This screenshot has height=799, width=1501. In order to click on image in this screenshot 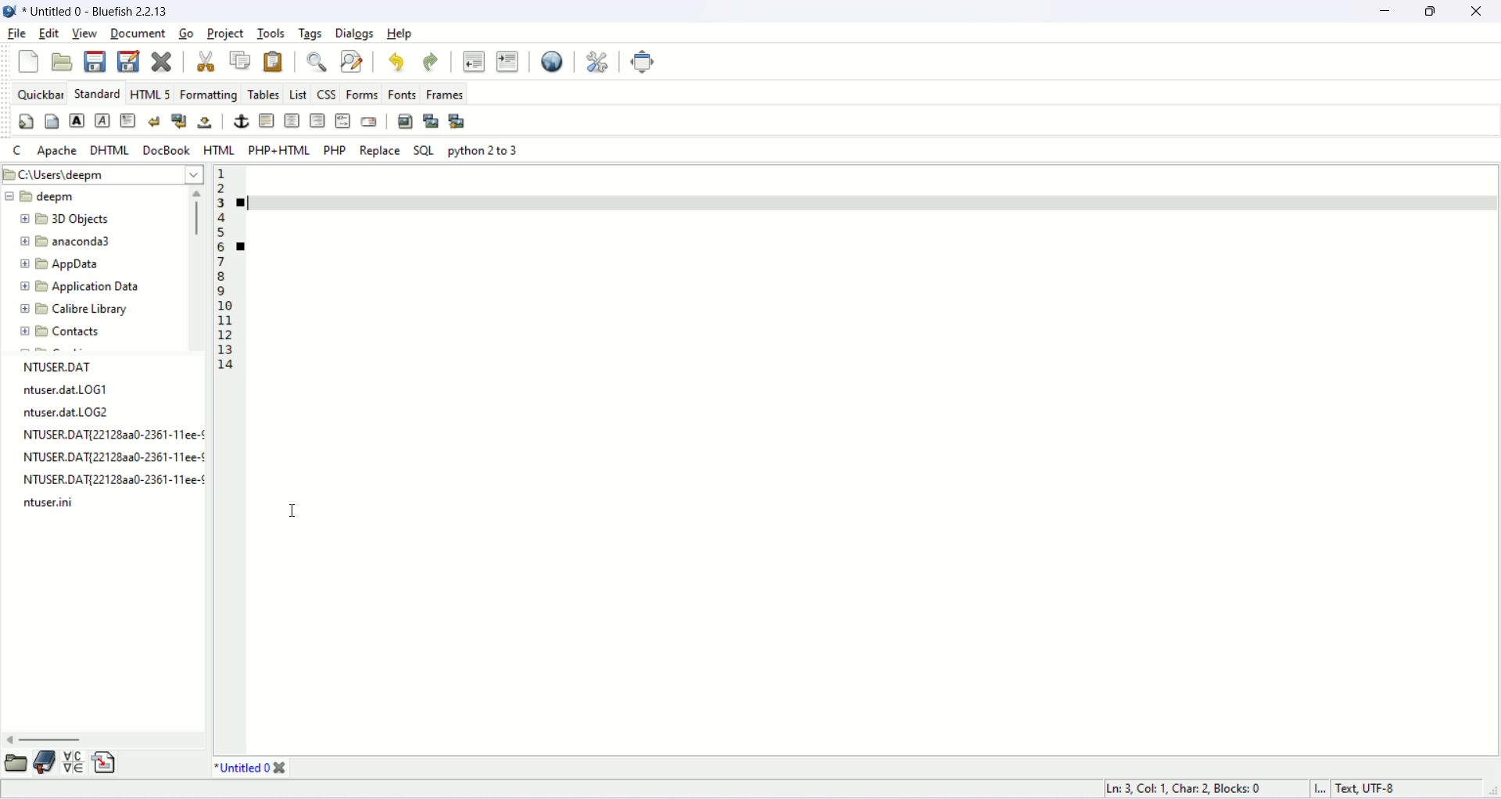, I will do `click(11, 13)`.